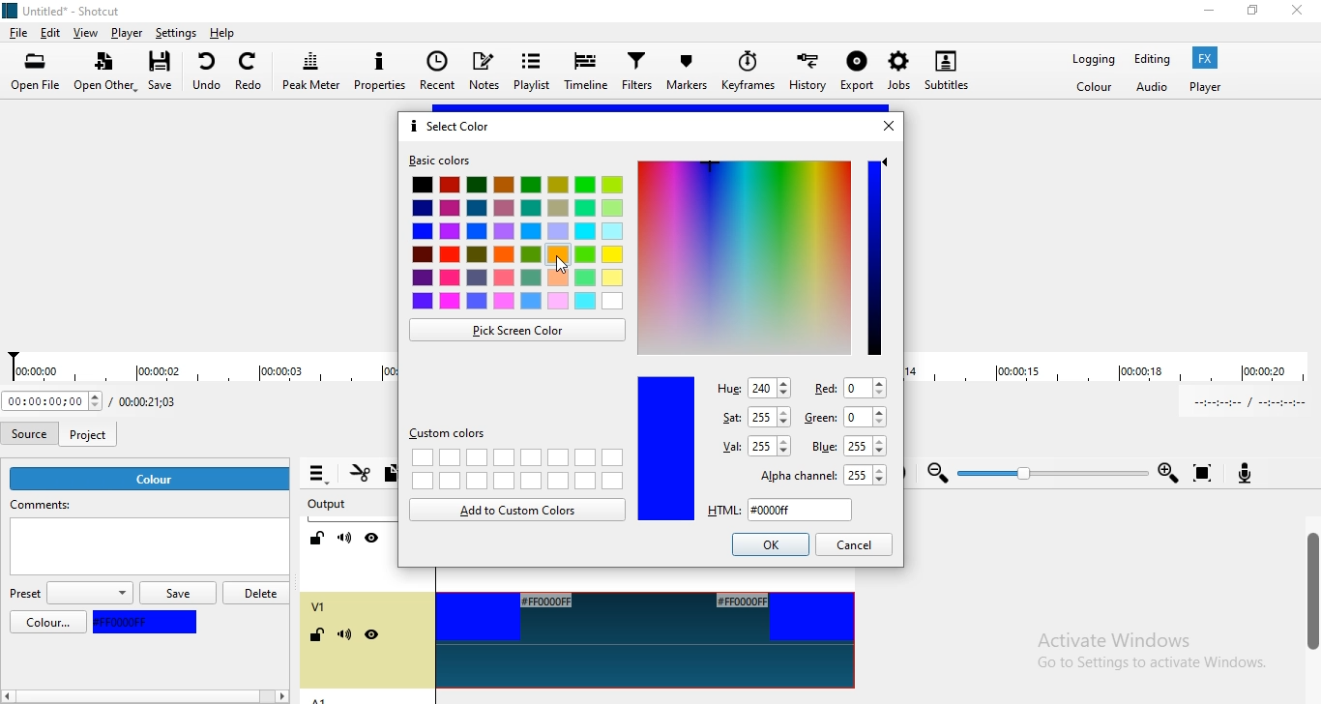 This screenshot has height=704, width=1321. Describe the element at coordinates (749, 75) in the screenshot. I see `Keyframes` at that location.